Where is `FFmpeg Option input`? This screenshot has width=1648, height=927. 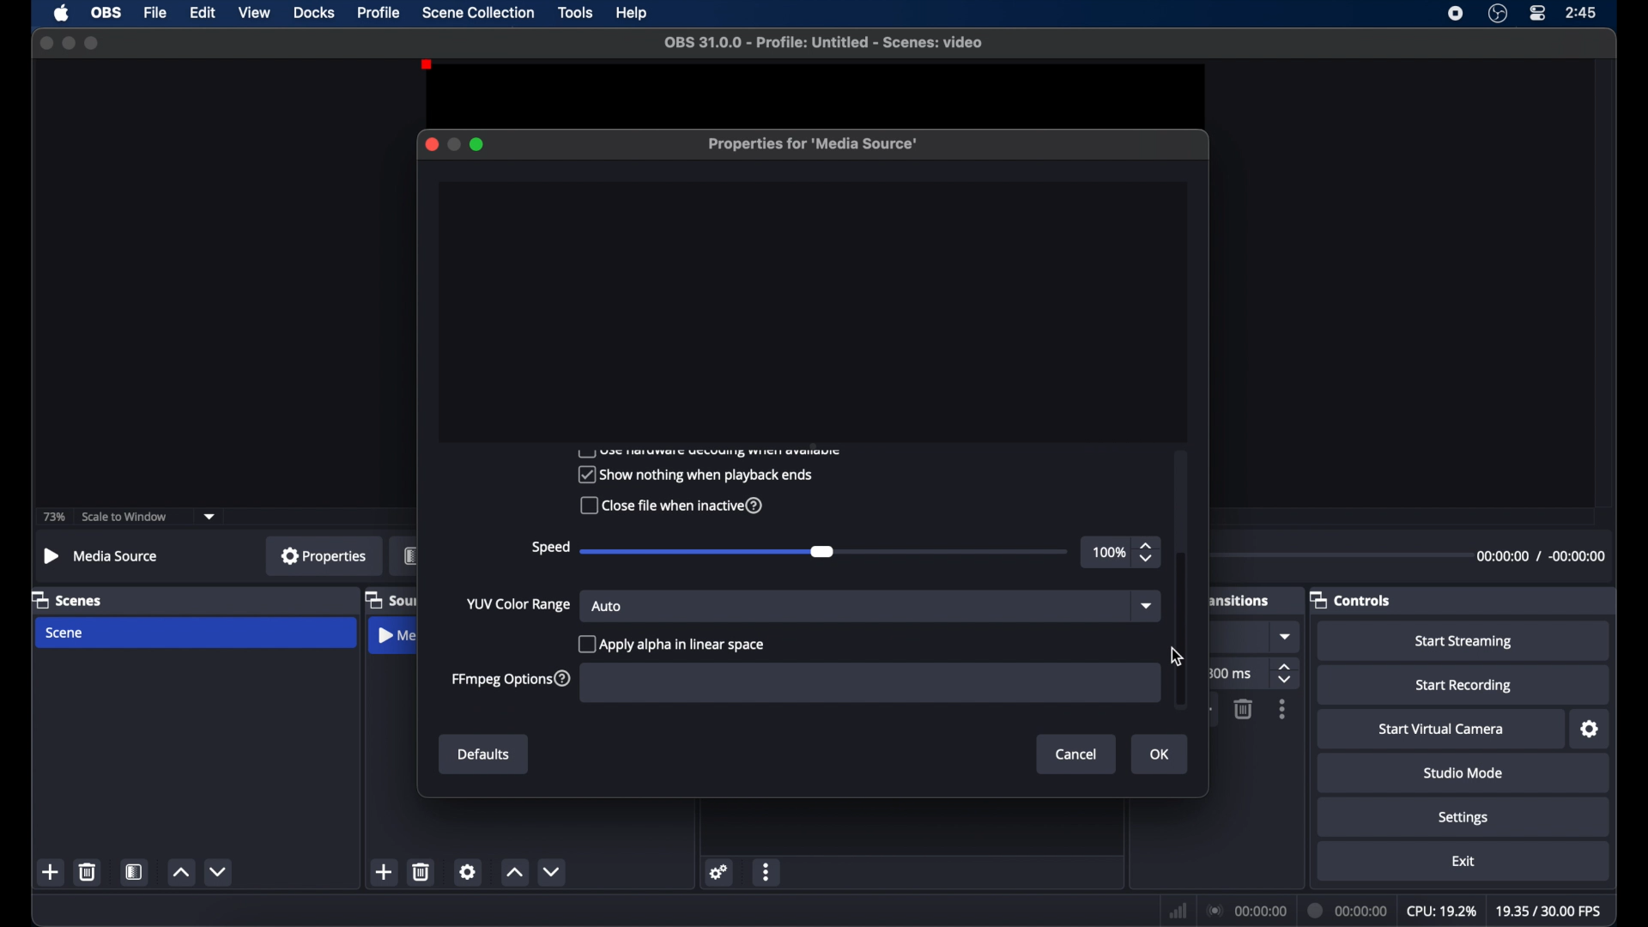
FFmpeg Option input is located at coordinates (865, 682).